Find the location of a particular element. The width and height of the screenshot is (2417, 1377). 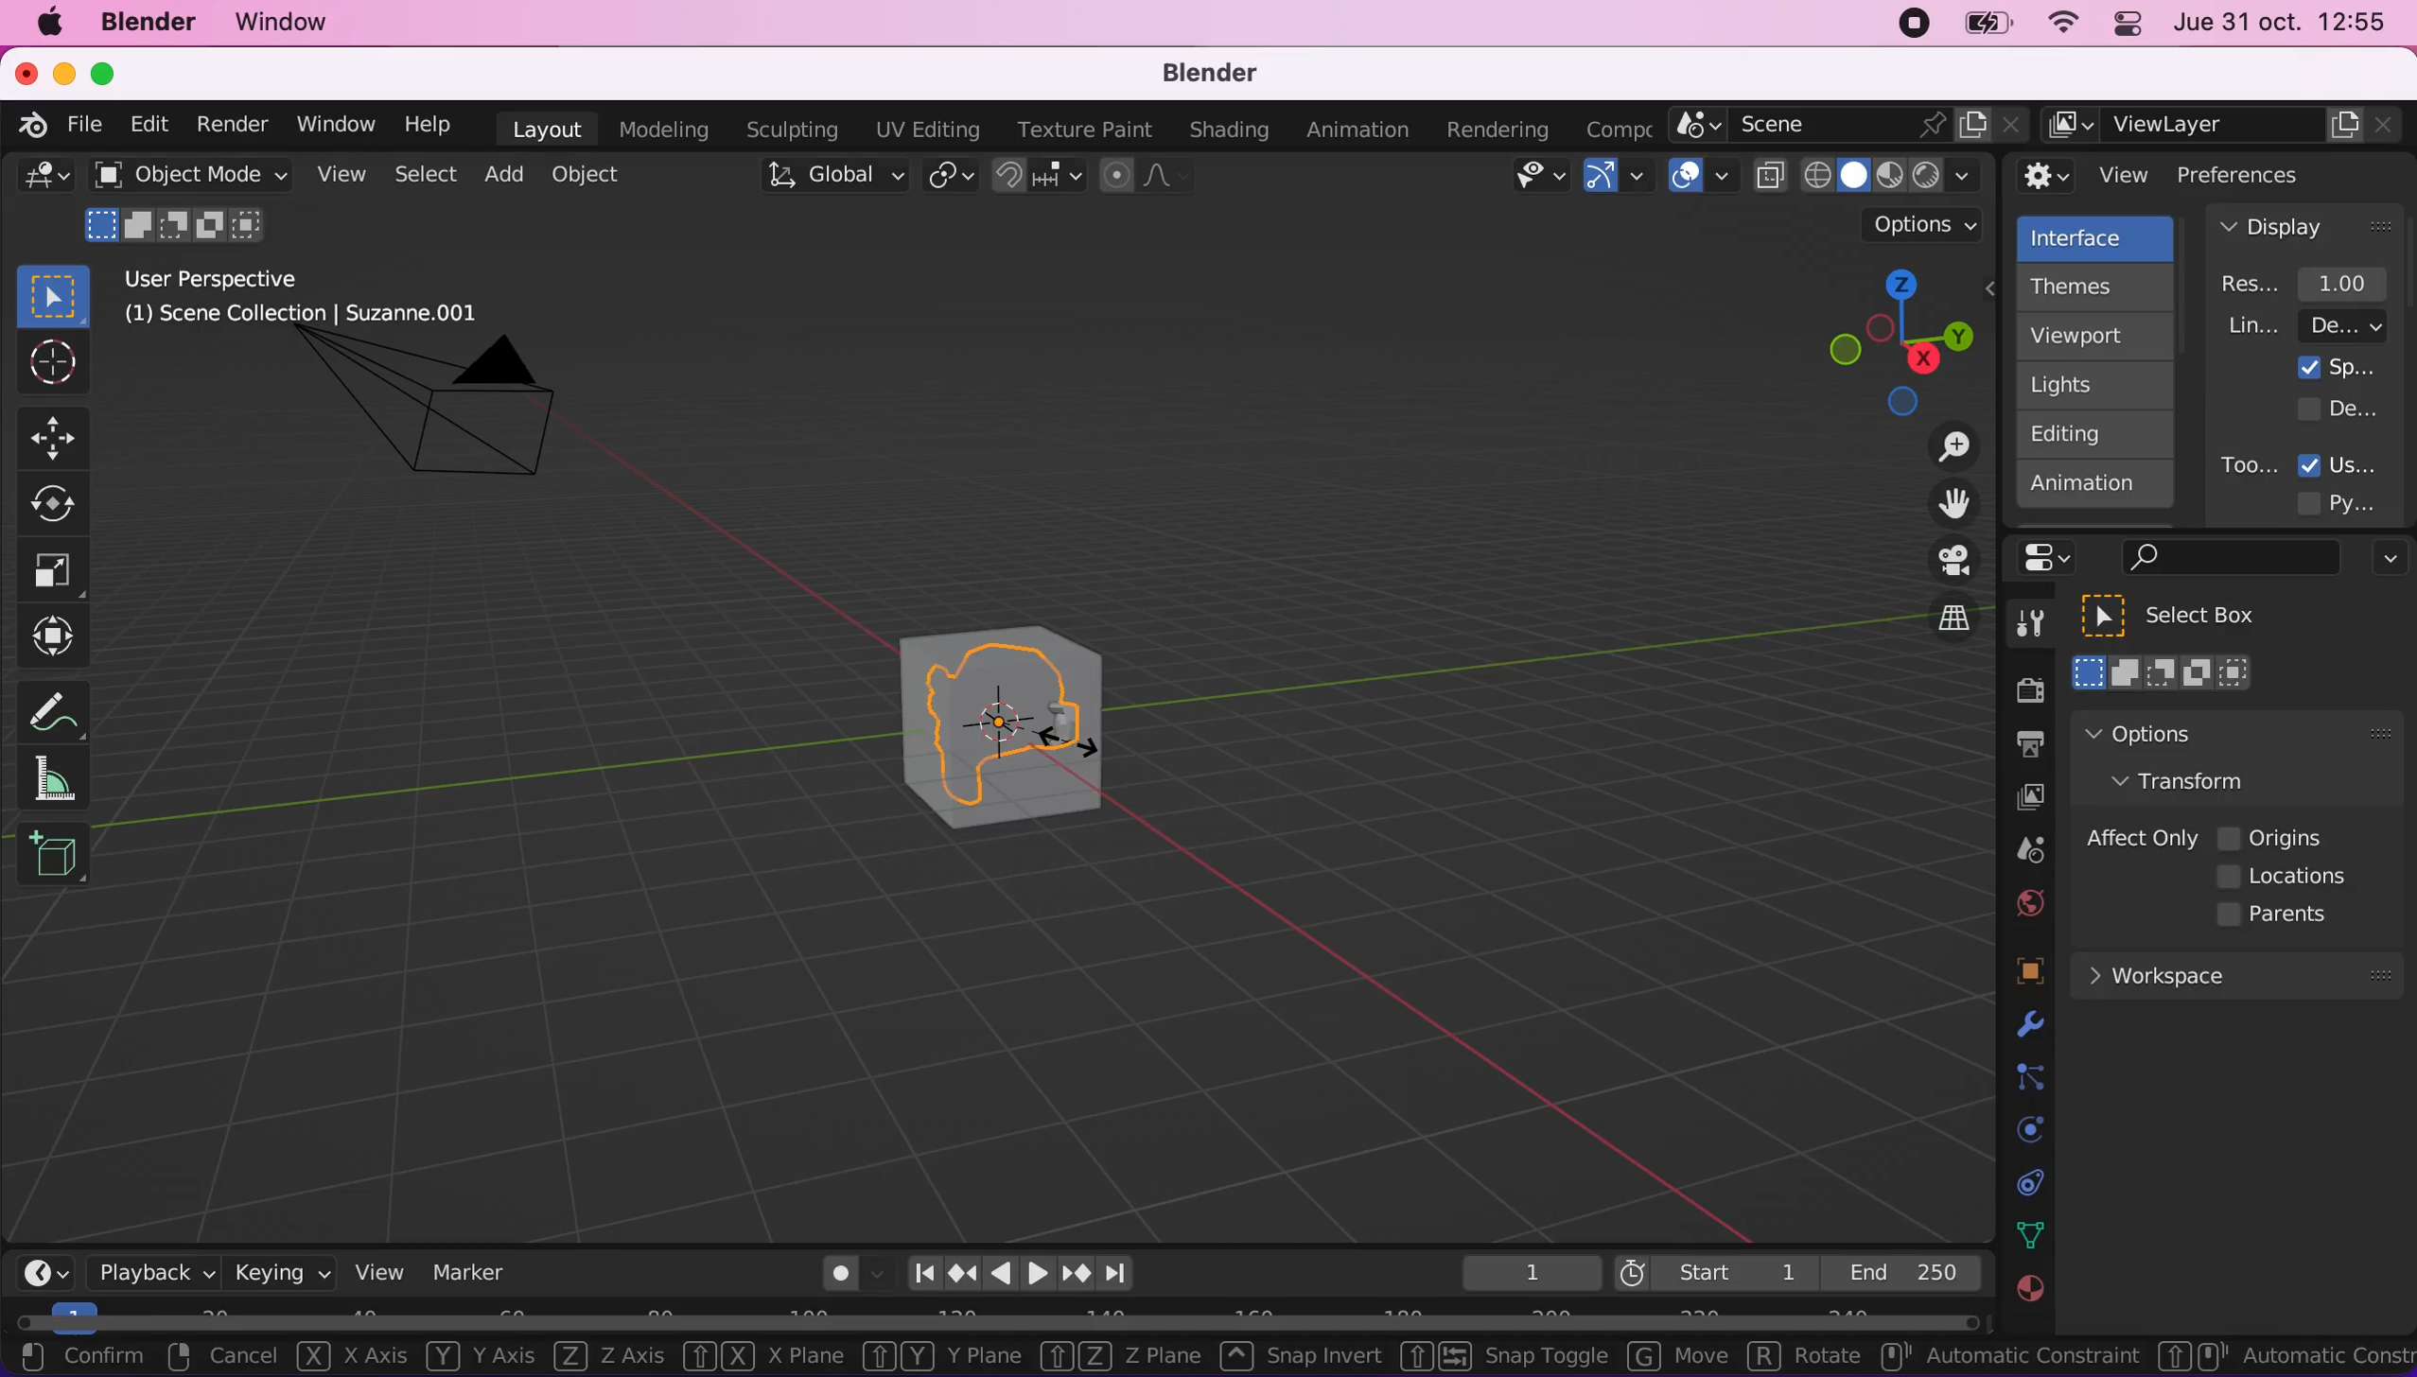

themes is located at coordinates (2093, 287).